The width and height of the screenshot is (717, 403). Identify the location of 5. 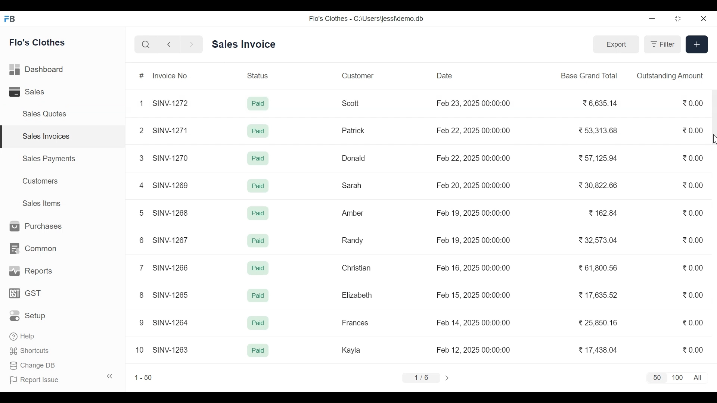
(140, 212).